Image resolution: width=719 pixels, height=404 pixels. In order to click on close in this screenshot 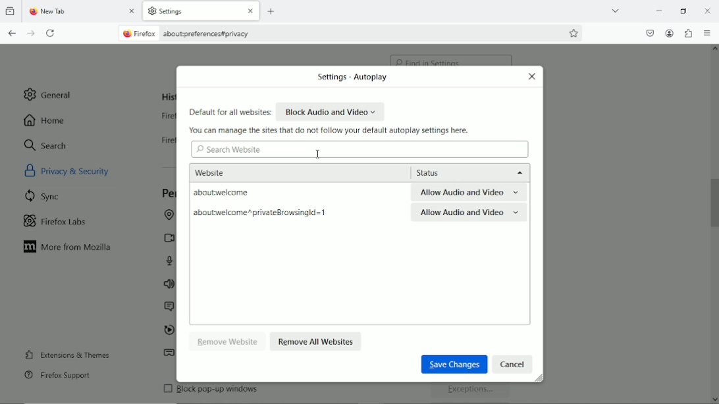, I will do `click(532, 76)`.